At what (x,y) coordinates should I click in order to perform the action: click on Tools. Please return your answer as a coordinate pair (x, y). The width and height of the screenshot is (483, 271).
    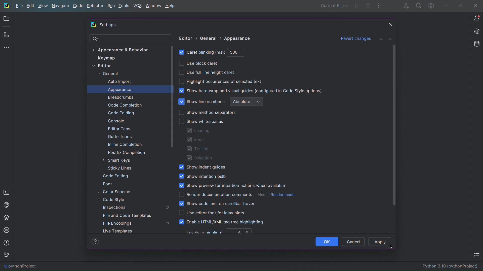
    Looking at the image, I should click on (125, 6).